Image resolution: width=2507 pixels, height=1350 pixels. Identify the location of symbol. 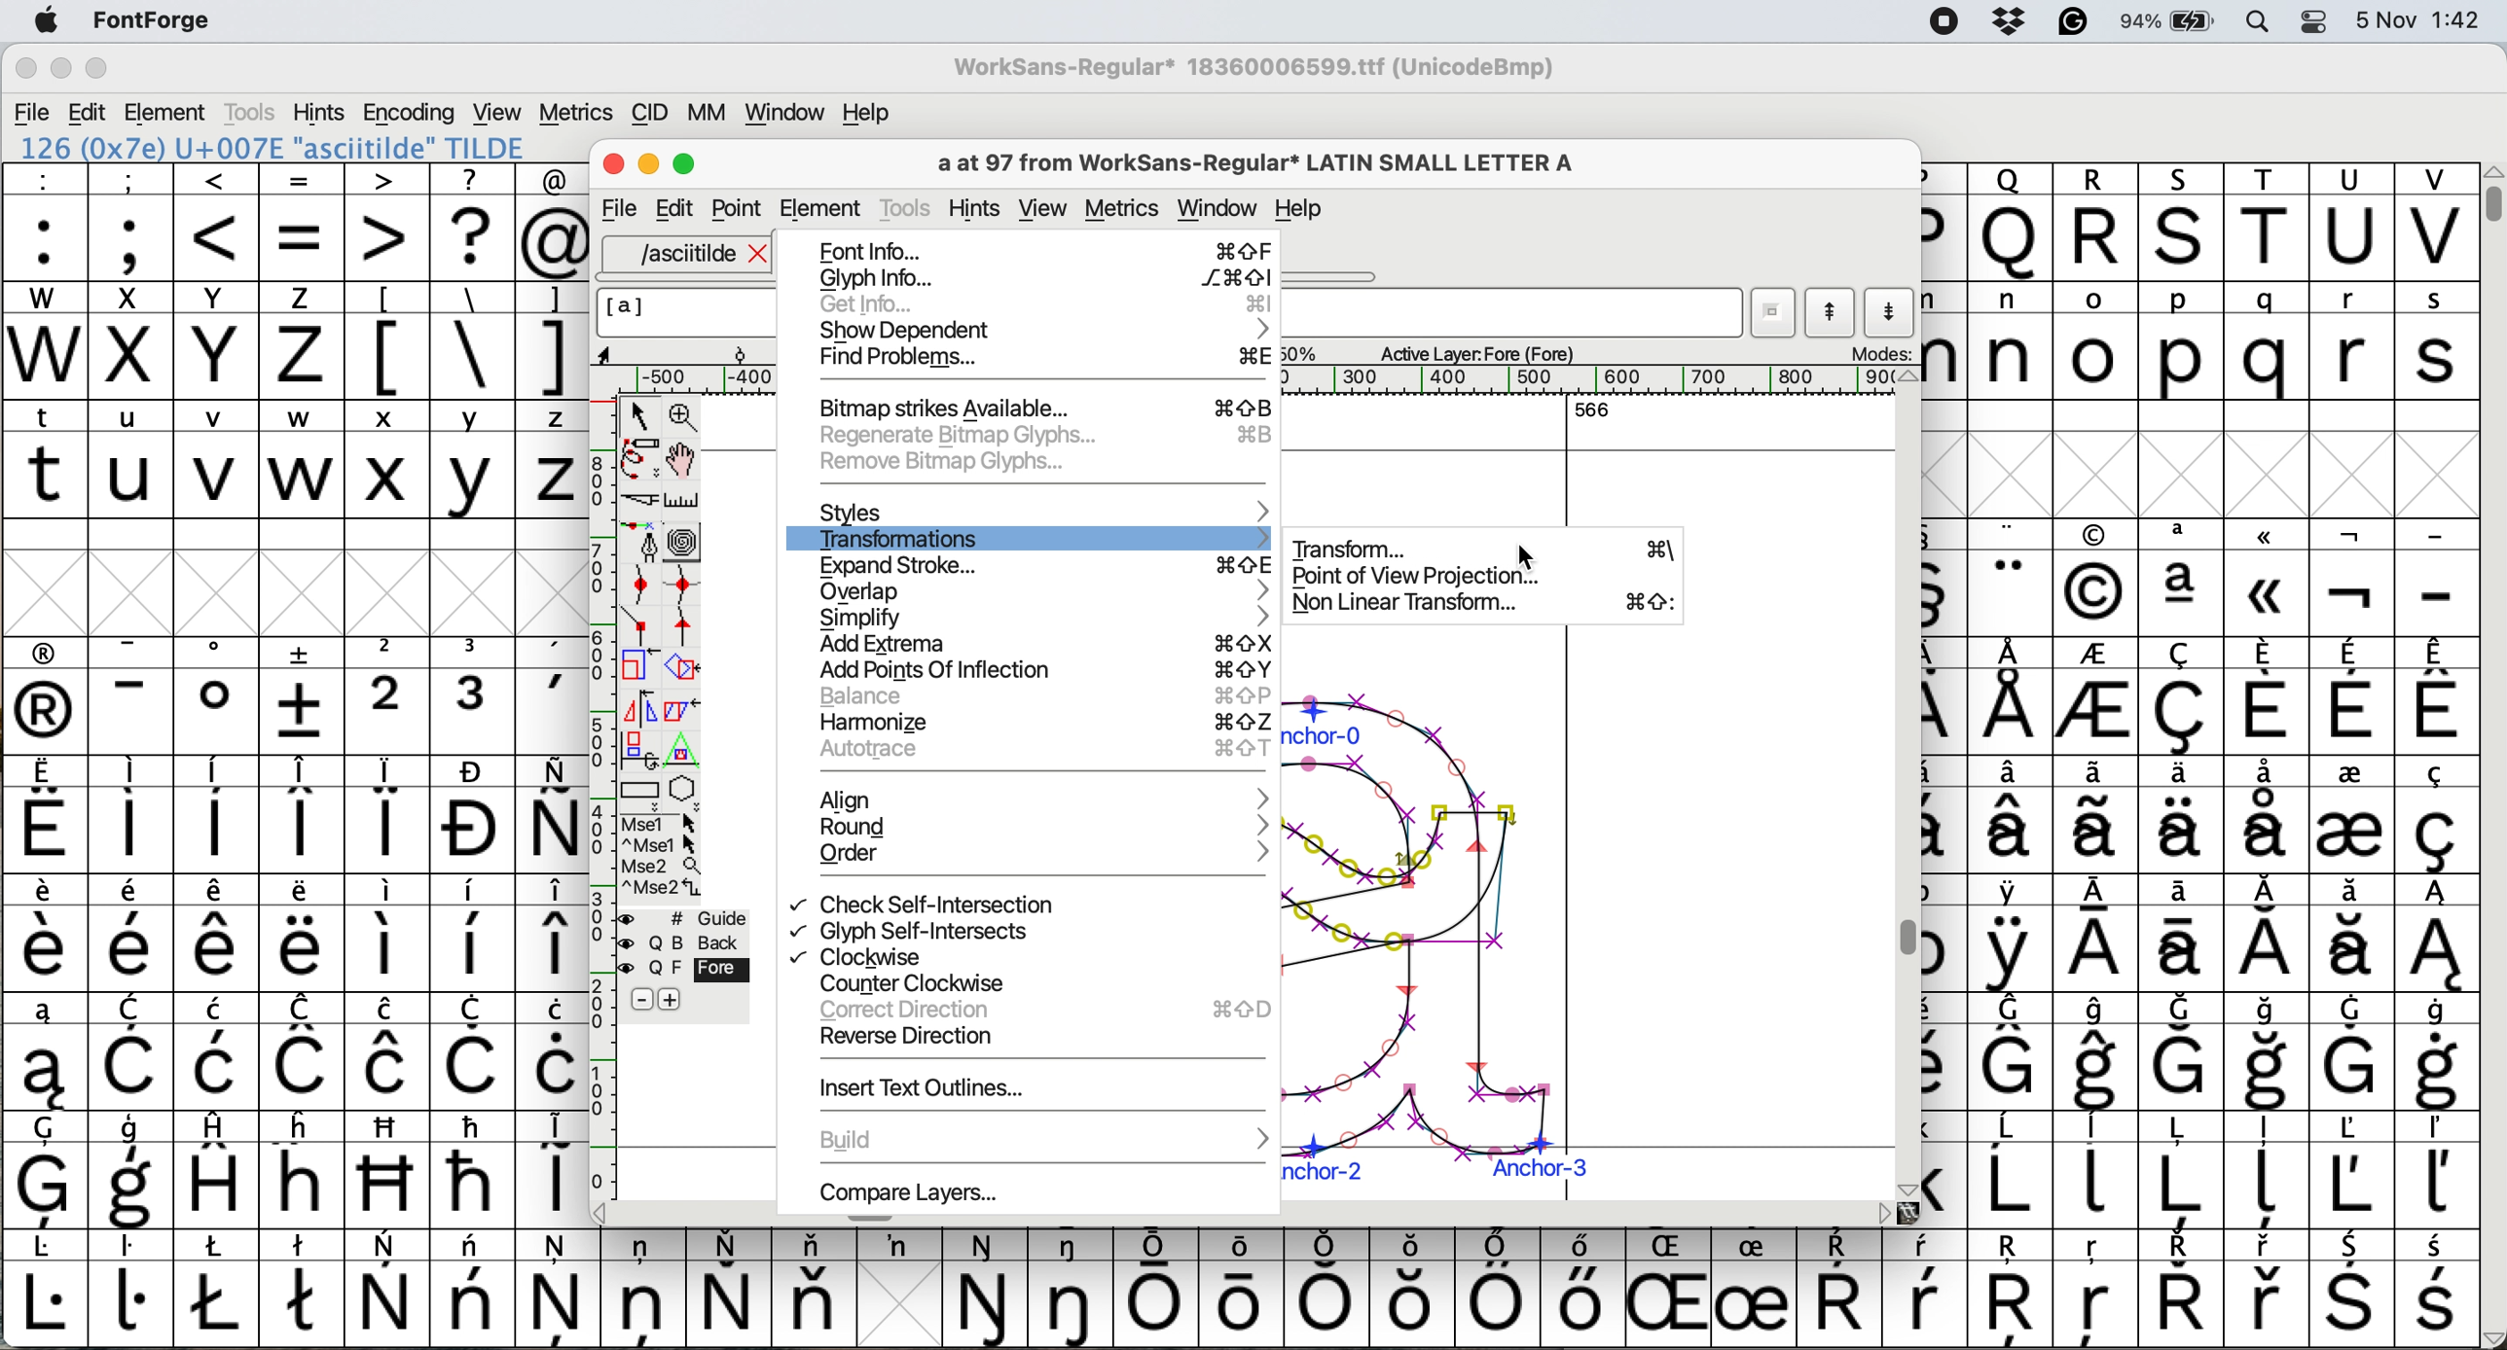
(2012, 579).